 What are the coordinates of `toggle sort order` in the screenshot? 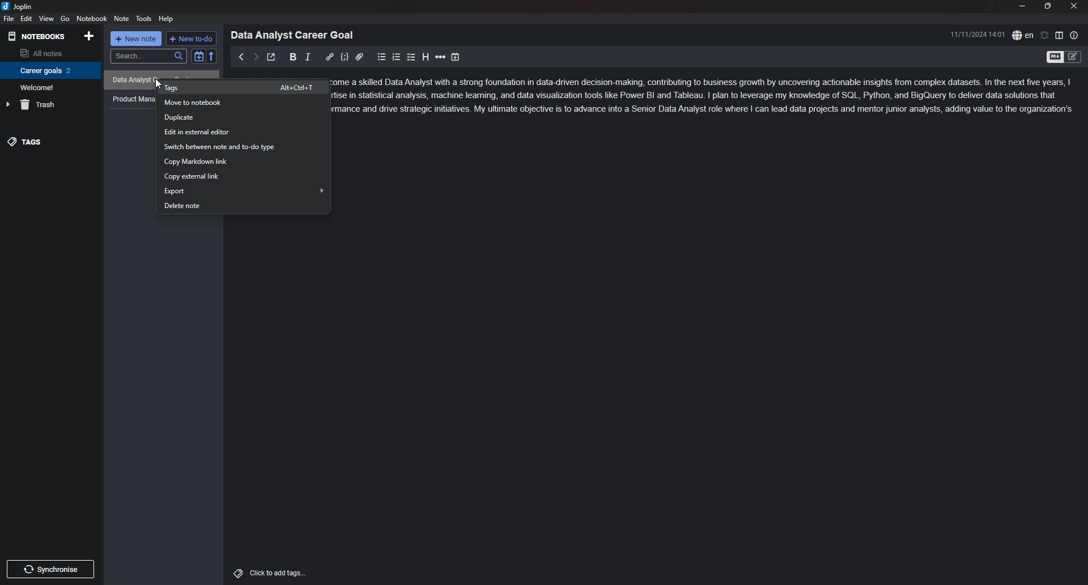 It's located at (198, 56).